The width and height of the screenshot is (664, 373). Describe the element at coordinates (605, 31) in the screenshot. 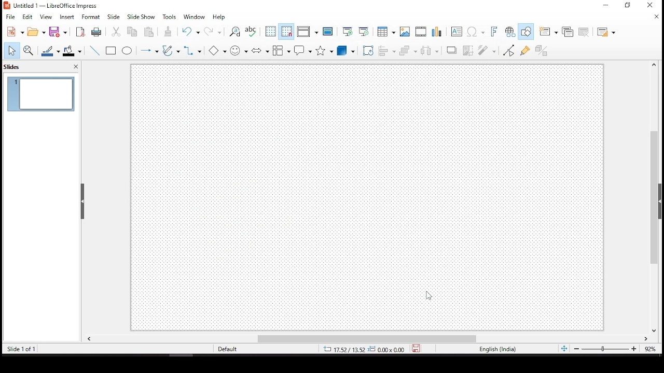

I see `slide layout` at that location.